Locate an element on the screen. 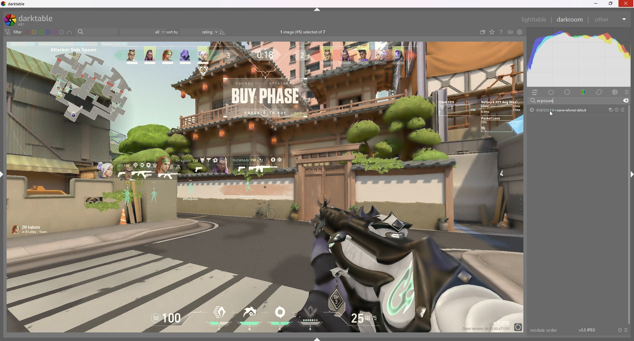 The image size is (634, 341). scroll bar is located at coordinates (629, 214).